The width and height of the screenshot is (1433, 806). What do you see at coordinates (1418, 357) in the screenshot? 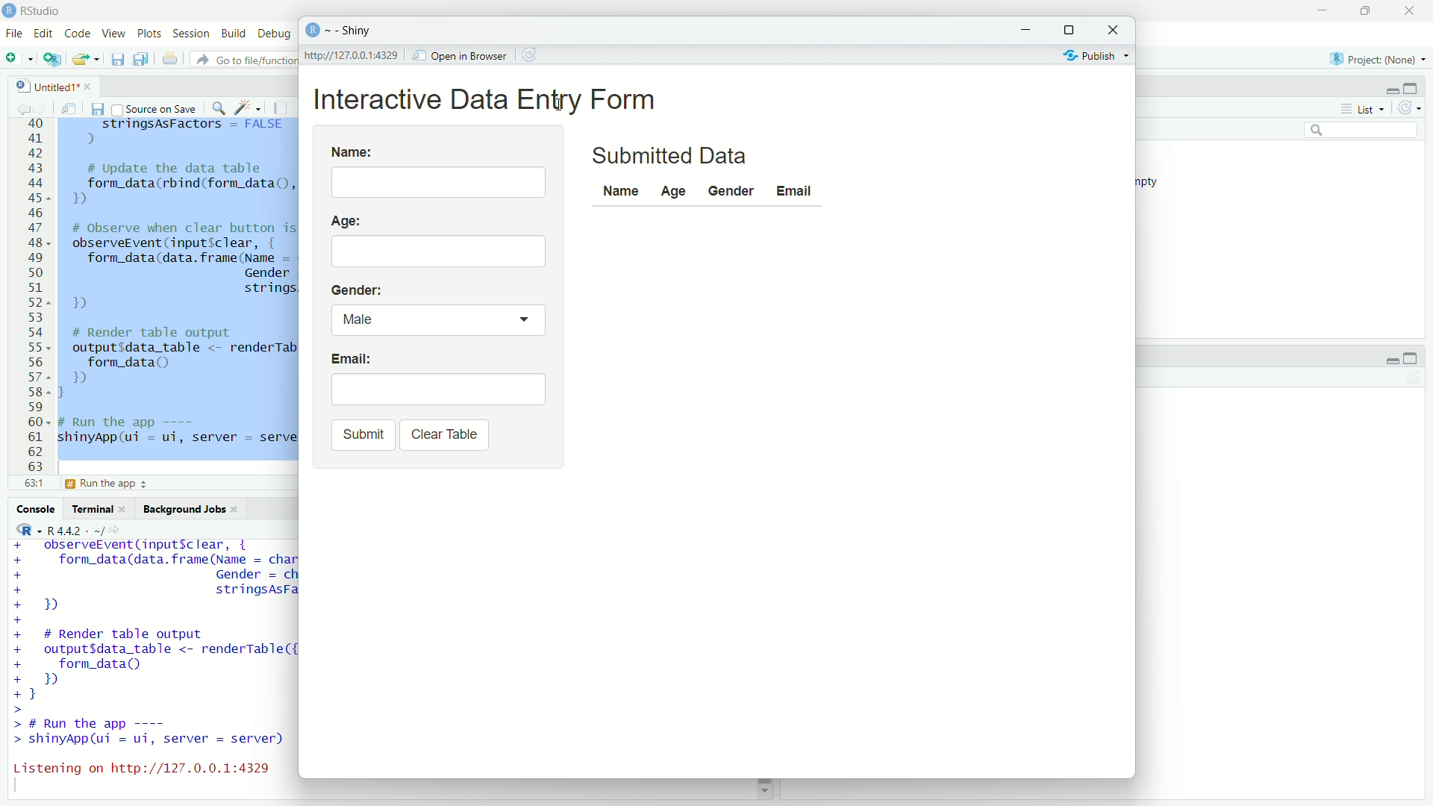
I see `maximize` at bounding box center [1418, 357].